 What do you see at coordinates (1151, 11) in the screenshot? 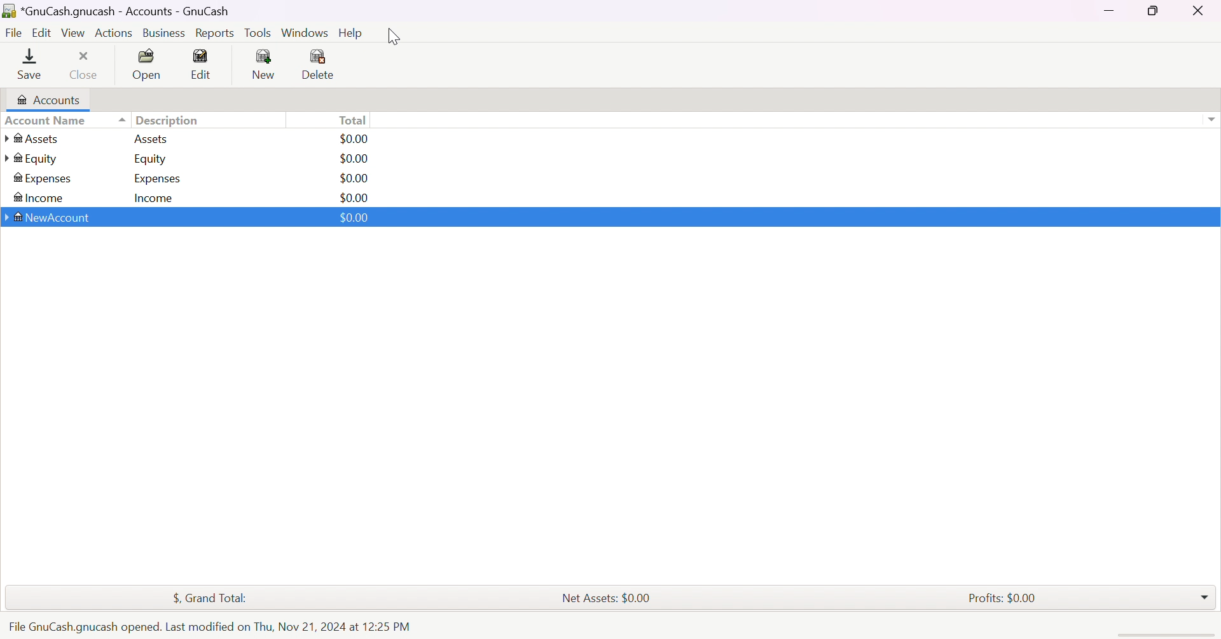
I see `Restore Down` at bounding box center [1151, 11].